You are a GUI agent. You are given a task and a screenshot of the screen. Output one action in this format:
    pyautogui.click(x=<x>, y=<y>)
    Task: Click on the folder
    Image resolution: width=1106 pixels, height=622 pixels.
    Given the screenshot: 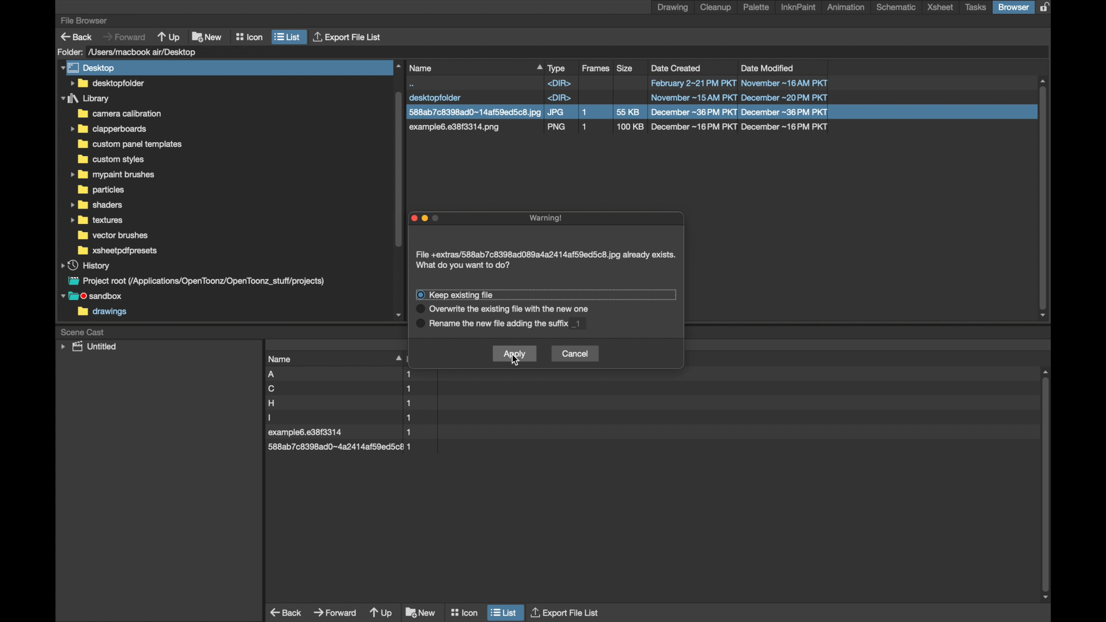 What is the action you would take?
    pyautogui.click(x=86, y=98)
    